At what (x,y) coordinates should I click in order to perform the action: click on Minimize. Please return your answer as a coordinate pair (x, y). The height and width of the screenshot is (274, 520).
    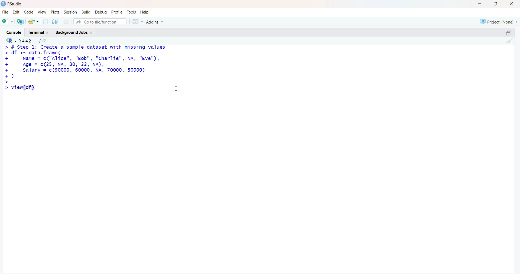
    Looking at the image, I should click on (479, 4).